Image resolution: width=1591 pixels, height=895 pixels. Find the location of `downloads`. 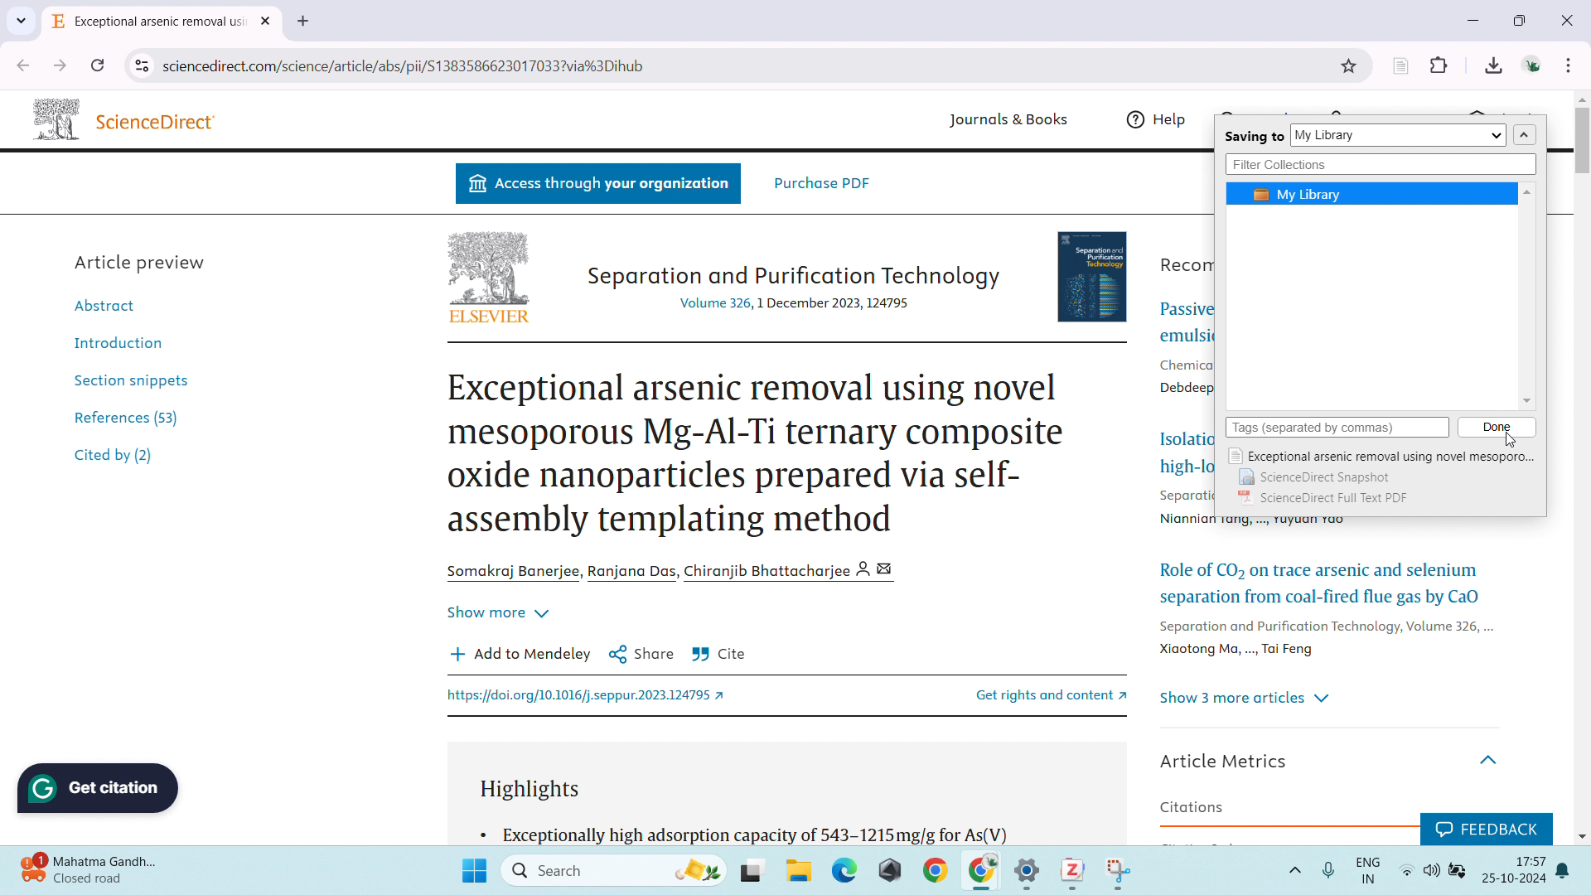

downloads is located at coordinates (1493, 64).